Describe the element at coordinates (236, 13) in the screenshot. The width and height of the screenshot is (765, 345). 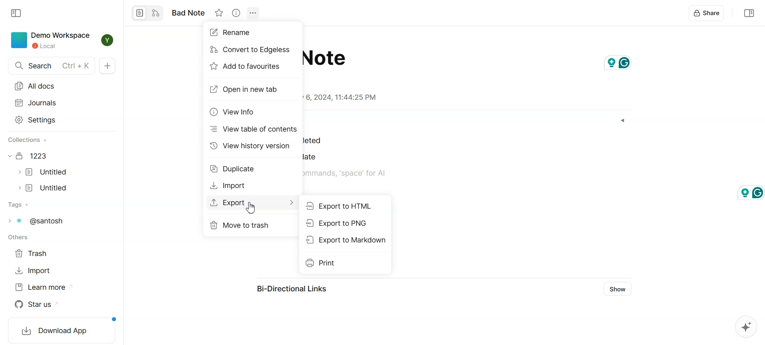
I see `View Info` at that location.